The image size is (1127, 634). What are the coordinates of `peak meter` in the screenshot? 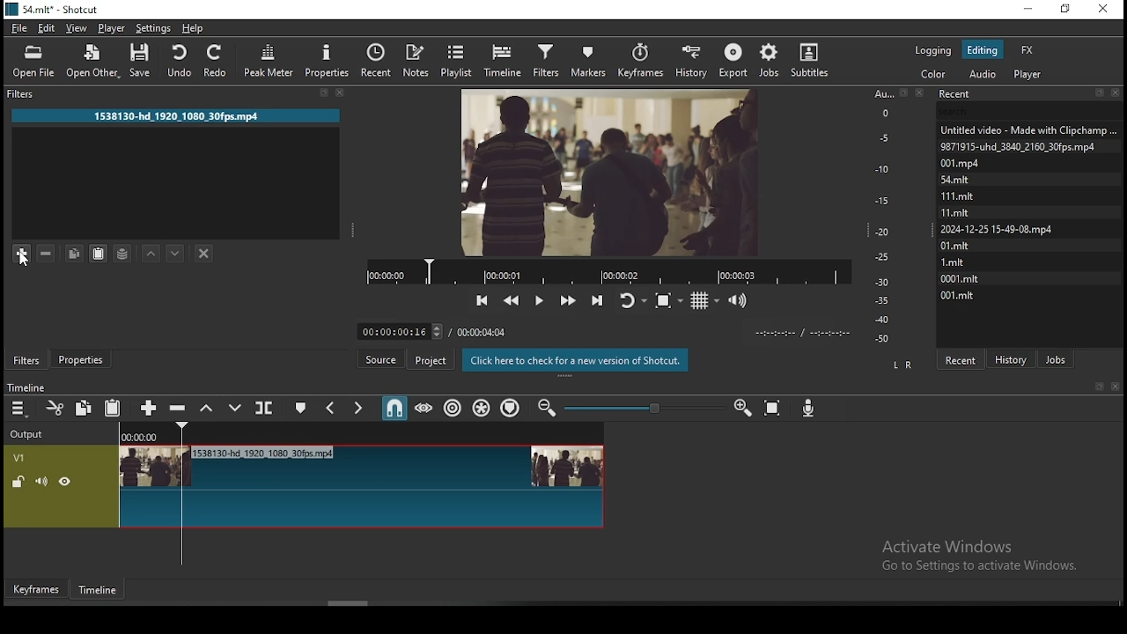 It's located at (267, 60).